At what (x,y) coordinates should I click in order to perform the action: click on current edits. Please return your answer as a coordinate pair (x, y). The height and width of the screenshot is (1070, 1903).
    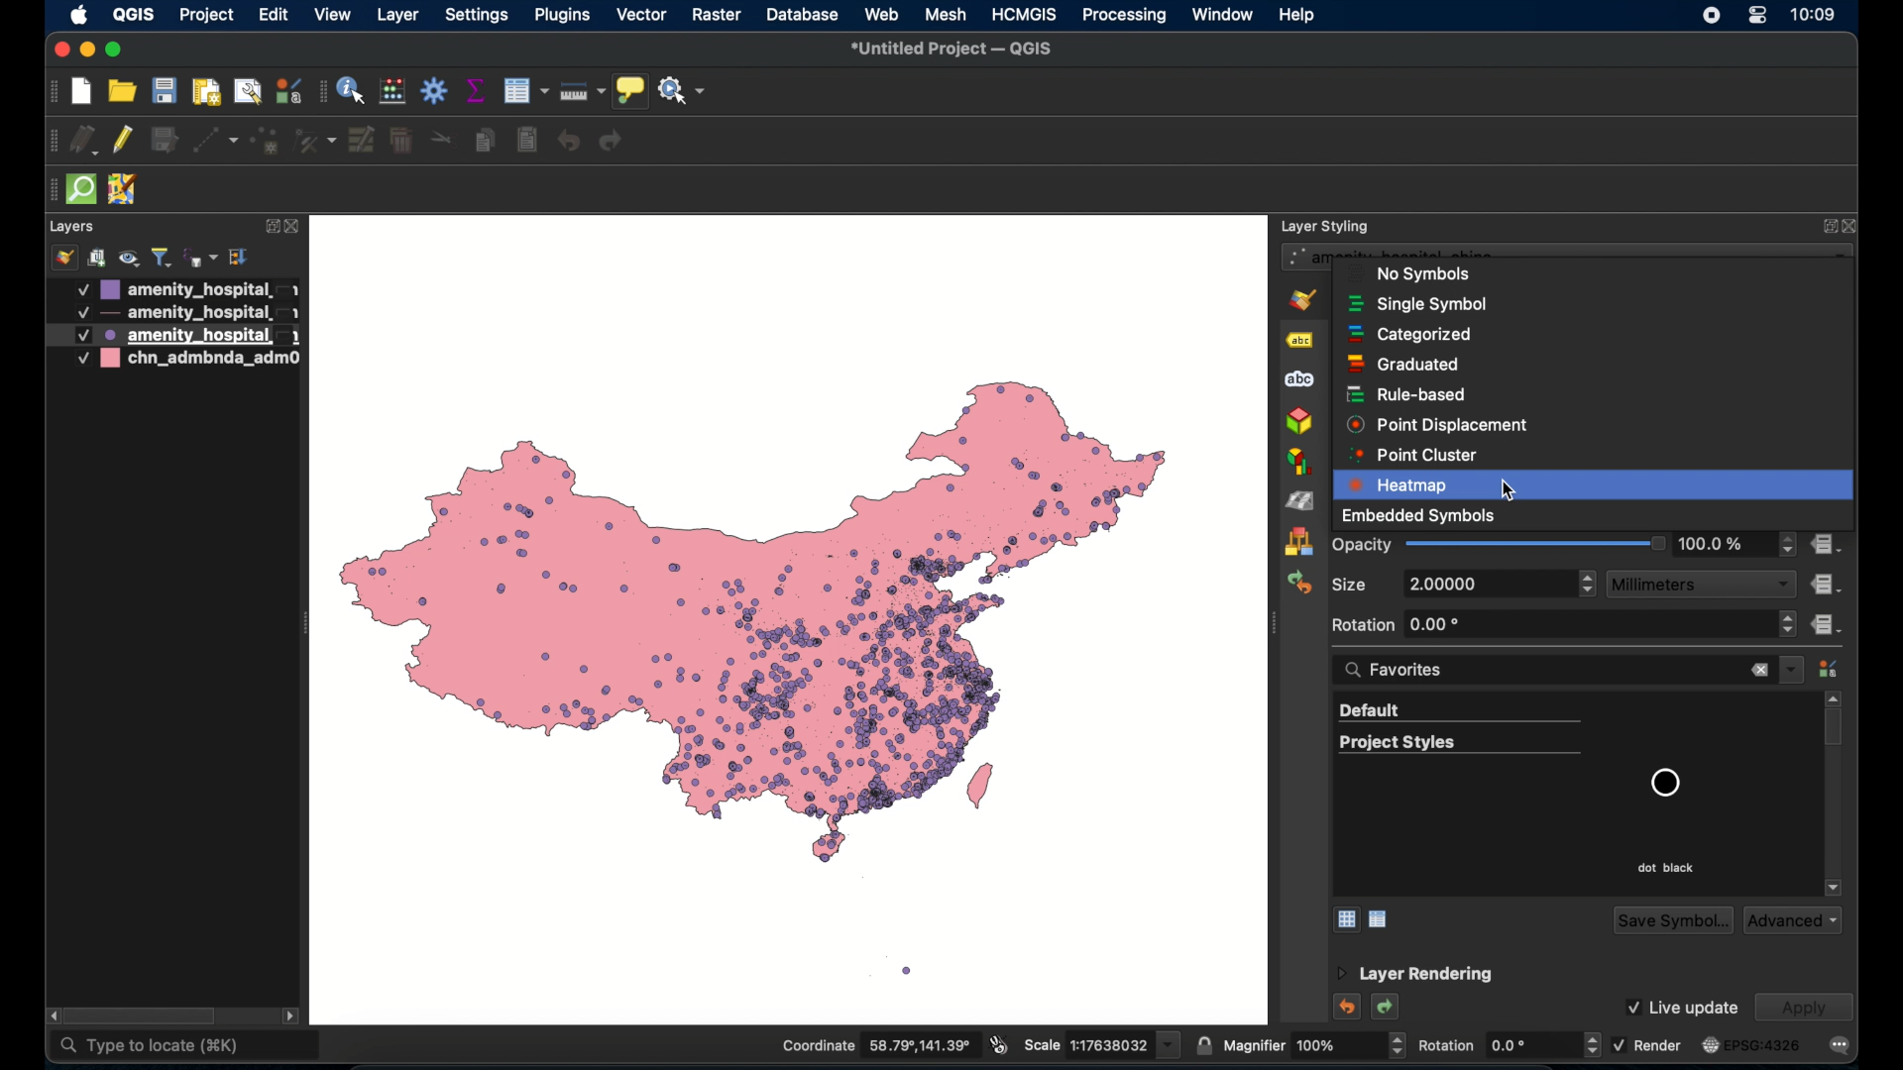
    Looking at the image, I should click on (83, 139).